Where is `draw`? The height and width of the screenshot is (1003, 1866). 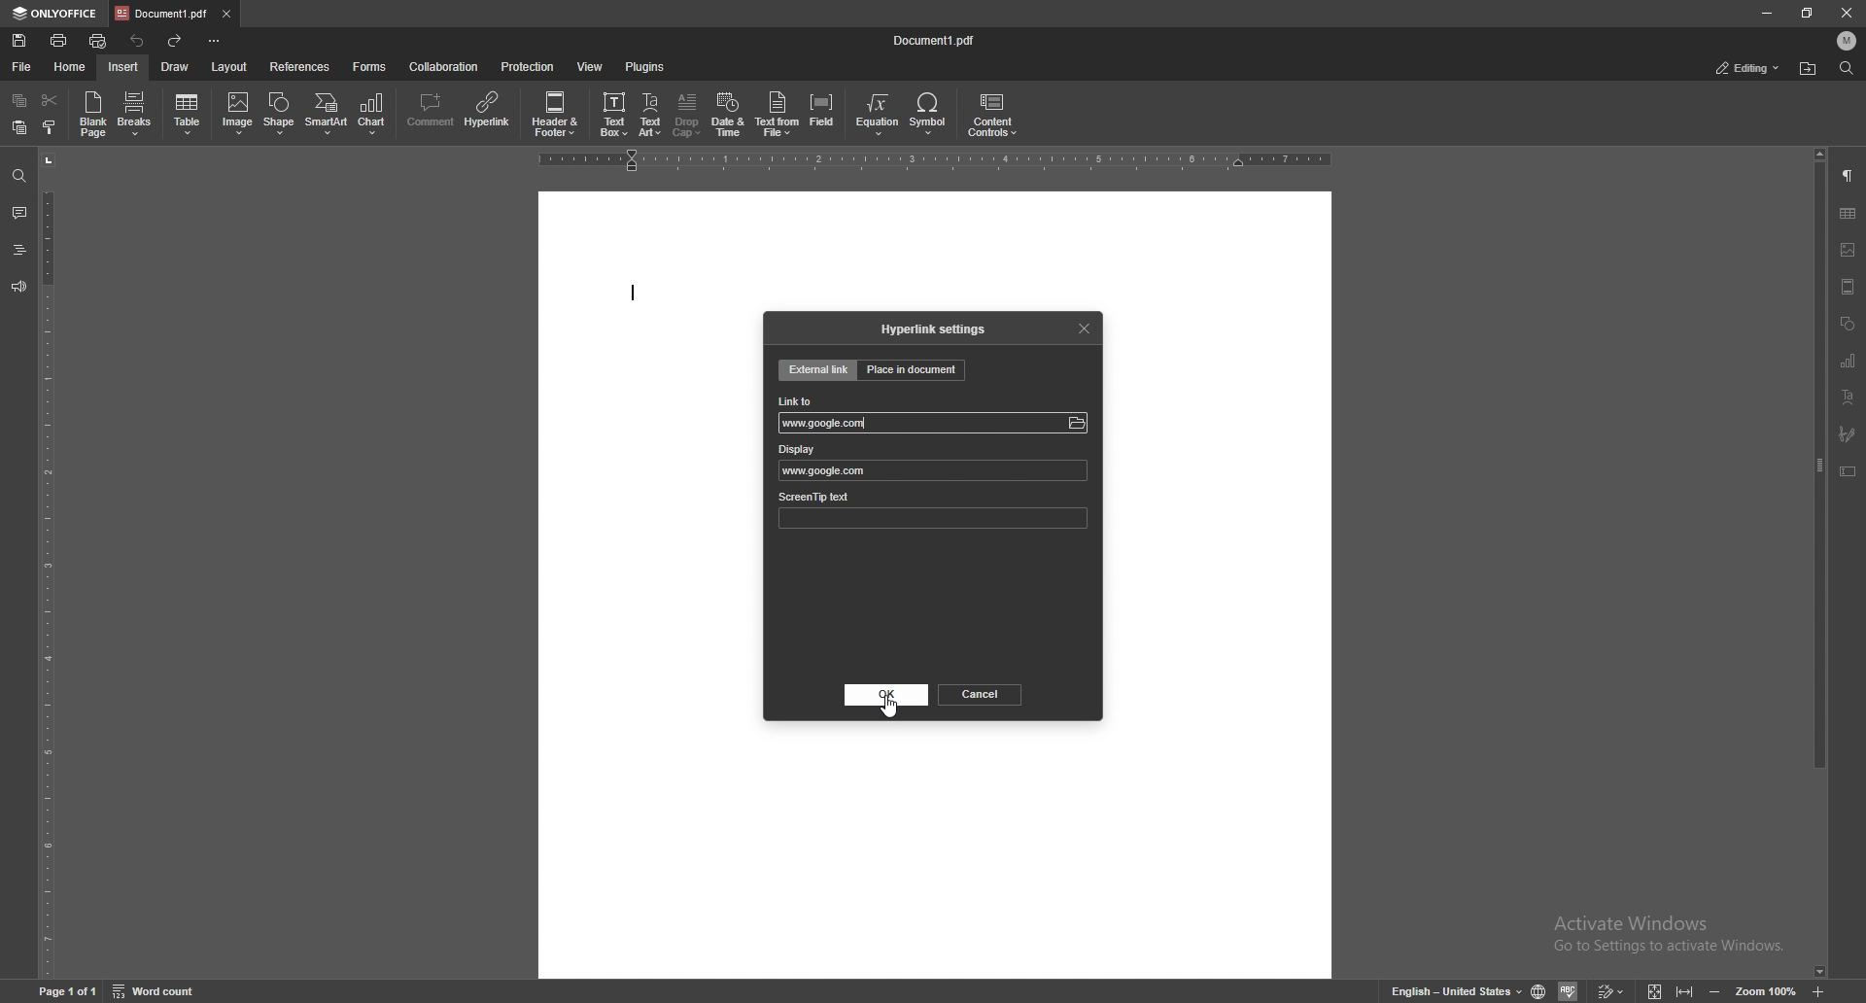 draw is located at coordinates (176, 67).